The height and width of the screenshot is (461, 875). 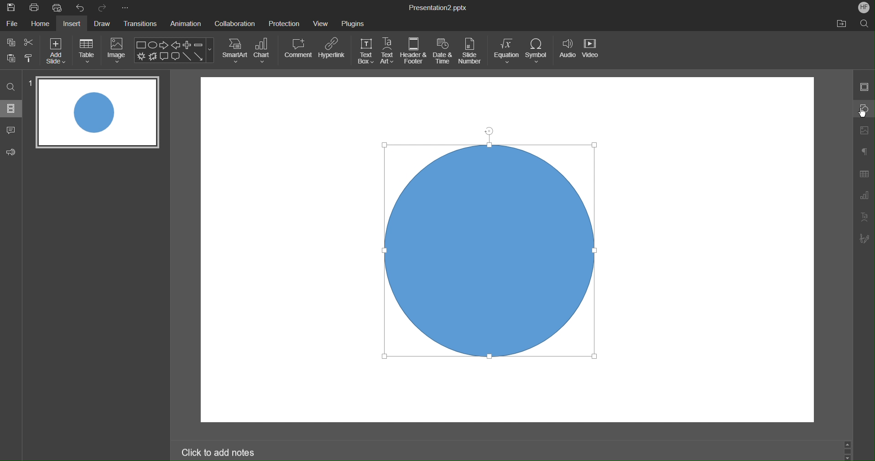 What do you see at coordinates (11, 86) in the screenshot?
I see `Search` at bounding box center [11, 86].